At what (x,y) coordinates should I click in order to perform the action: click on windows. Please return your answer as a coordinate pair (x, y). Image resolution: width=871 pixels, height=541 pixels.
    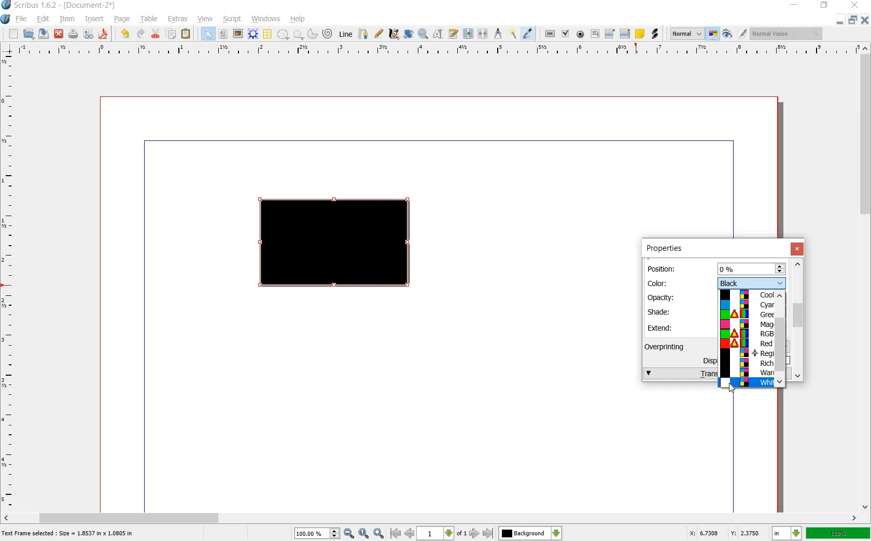
    Looking at the image, I should click on (265, 19).